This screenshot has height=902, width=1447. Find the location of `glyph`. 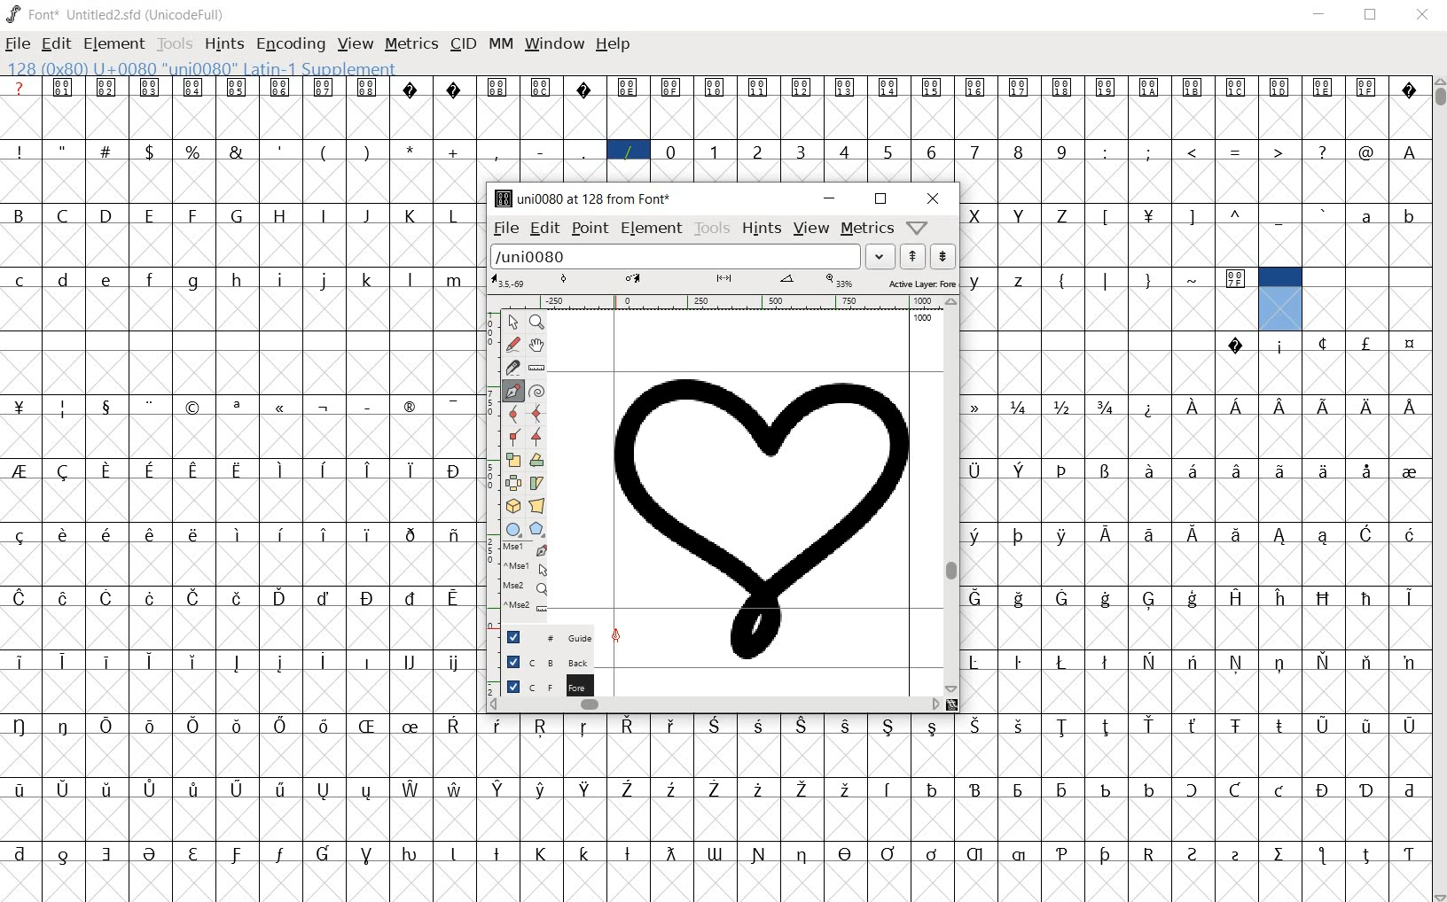

glyph is located at coordinates (1411, 407).